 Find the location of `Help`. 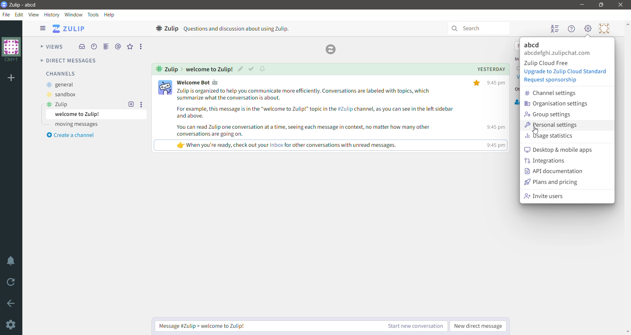

Help is located at coordinates (110, 14).